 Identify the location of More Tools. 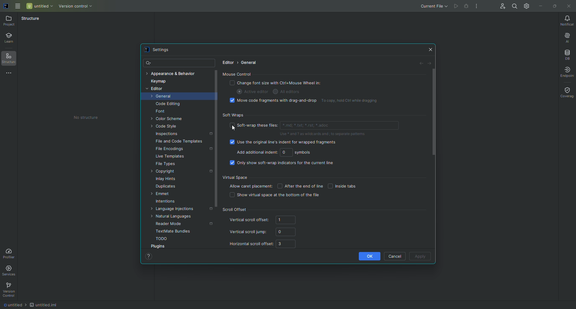
(10, 74).